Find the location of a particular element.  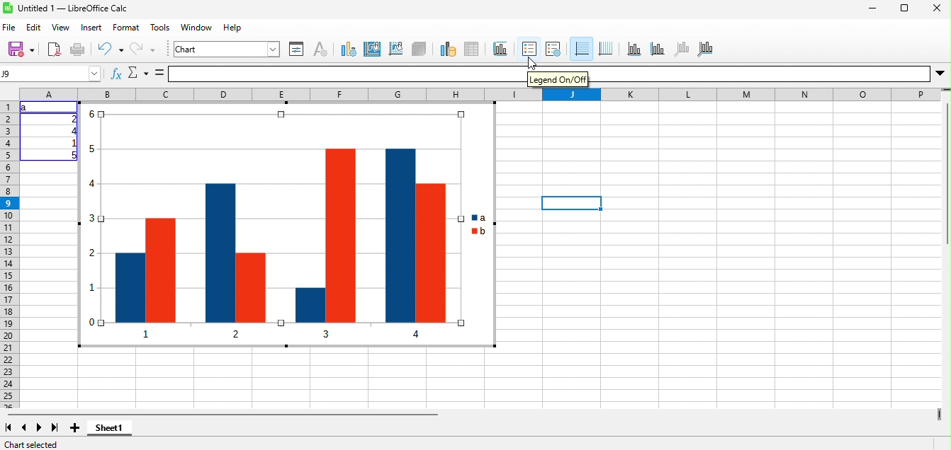

print is located at coordinates (78, 50).